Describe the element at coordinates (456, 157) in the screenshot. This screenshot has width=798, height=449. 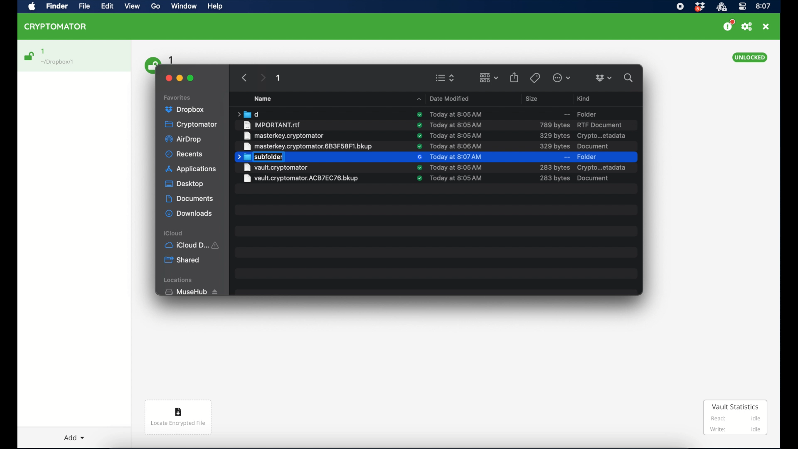
I see `date` at that location.